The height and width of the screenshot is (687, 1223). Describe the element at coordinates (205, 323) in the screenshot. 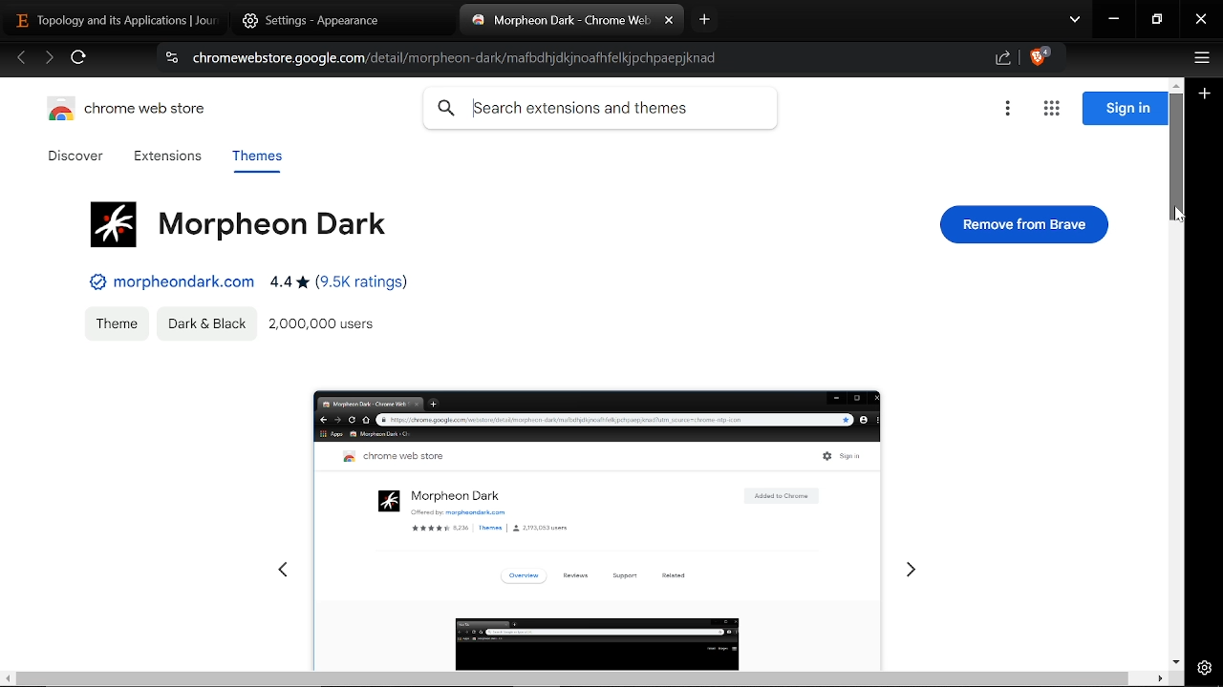

I see `Apearences` at that location.